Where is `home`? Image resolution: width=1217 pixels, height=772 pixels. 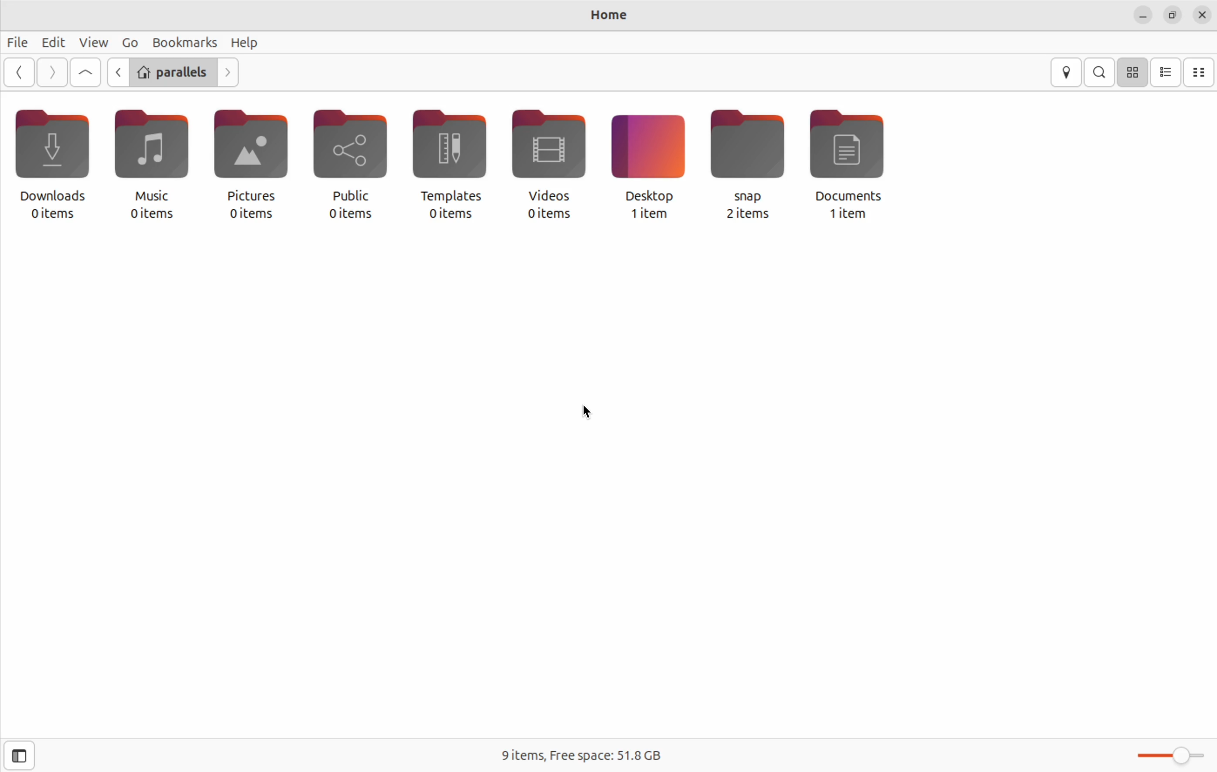
home is located at coordinates (604, 16).